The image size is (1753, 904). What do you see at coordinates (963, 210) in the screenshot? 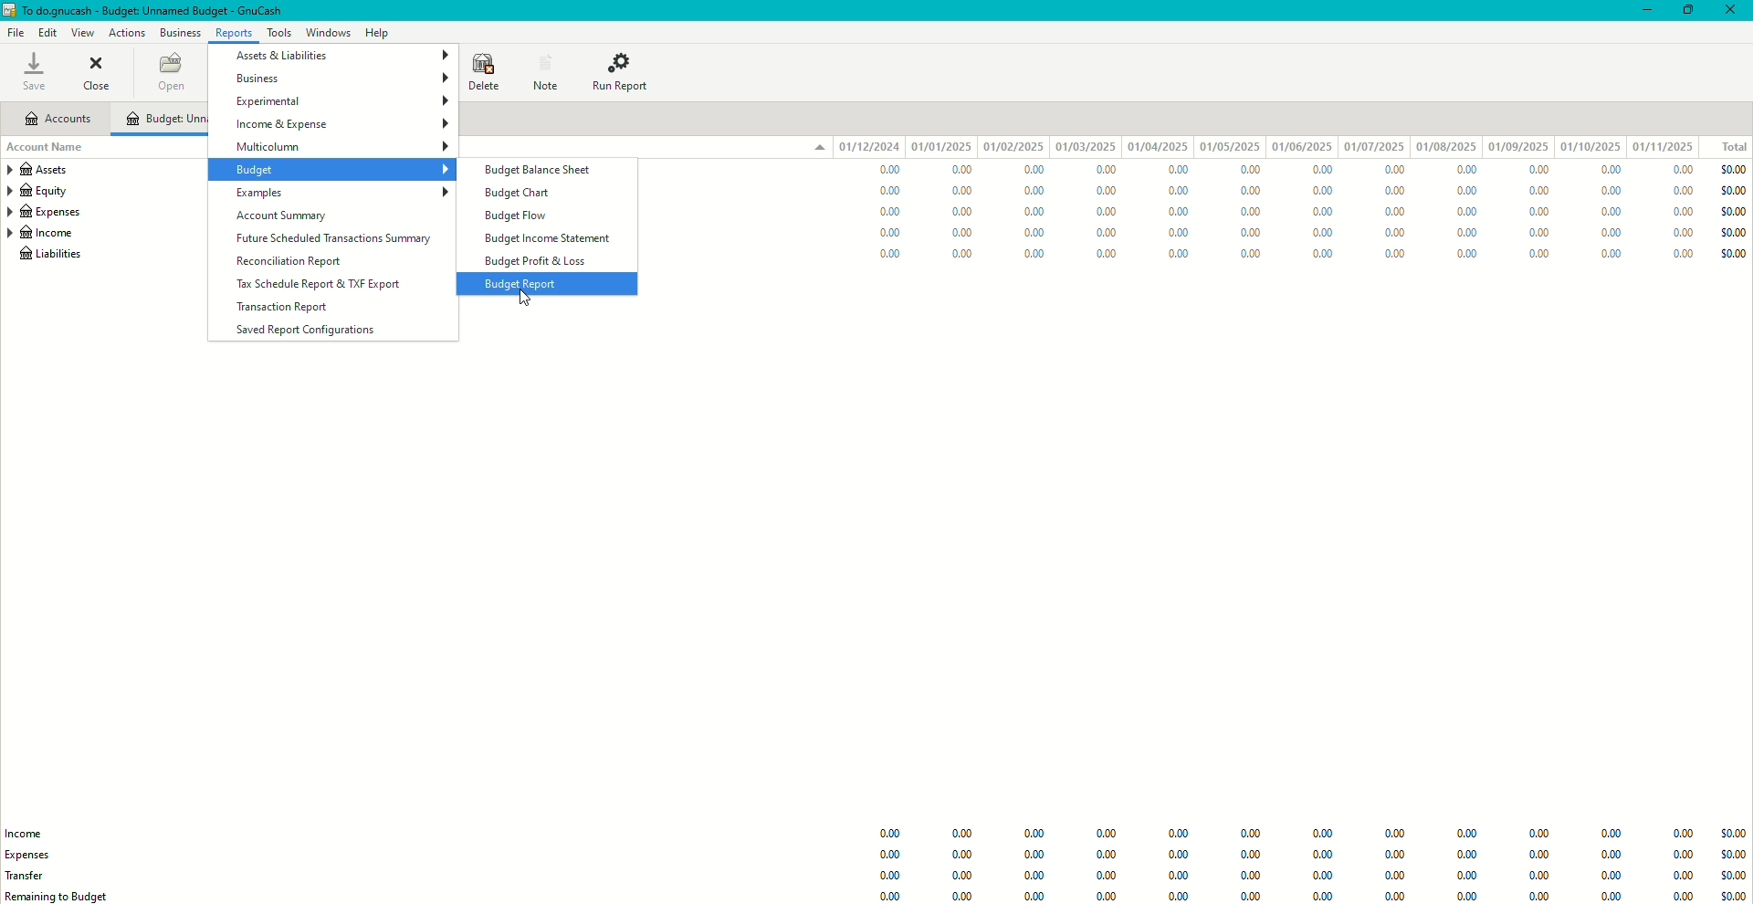
I see `0.00` at bounding box center [963, 210].